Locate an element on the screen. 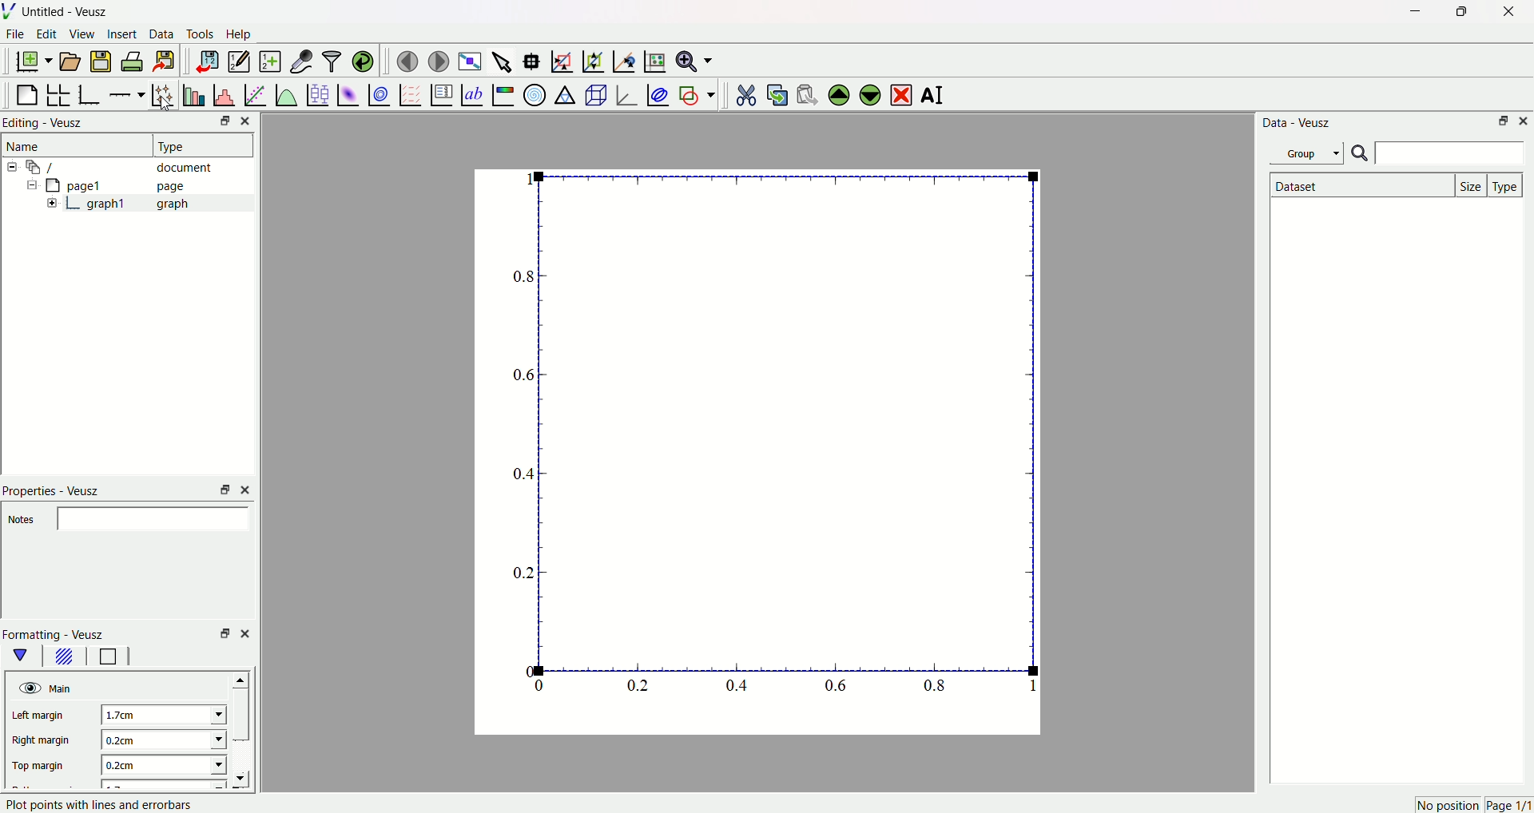 This screenshot has height=813, width=1534. save document is located at coordinates (103, 61).